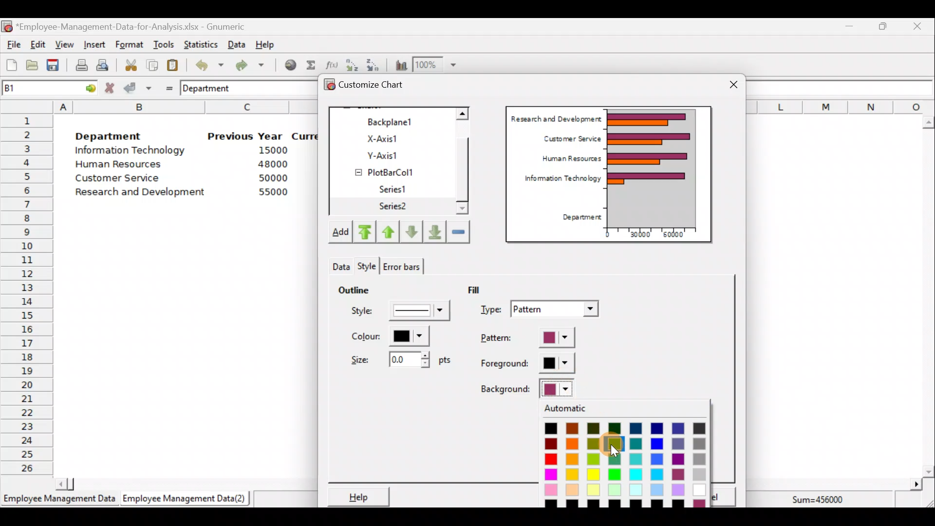 This screenshot has height=526, width=935. What do you see at coordinates (615, 446) in the screenshot?
I see `Cursor on green color` at bounding box center [615, 446].